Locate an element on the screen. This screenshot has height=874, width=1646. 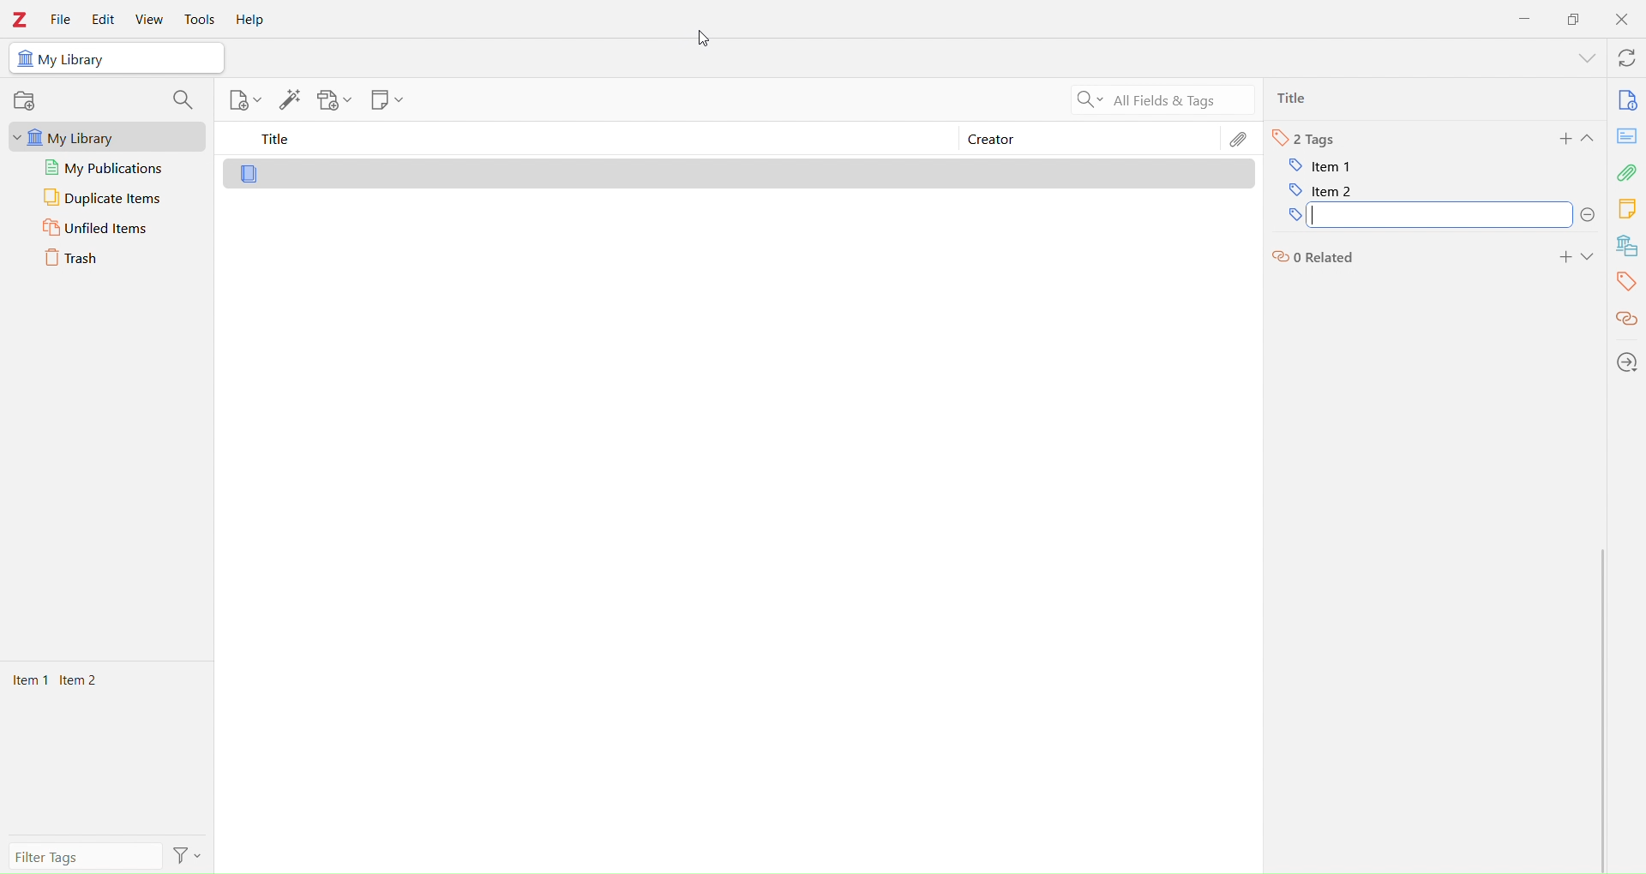
My publications is located at coordinates (105, 167).